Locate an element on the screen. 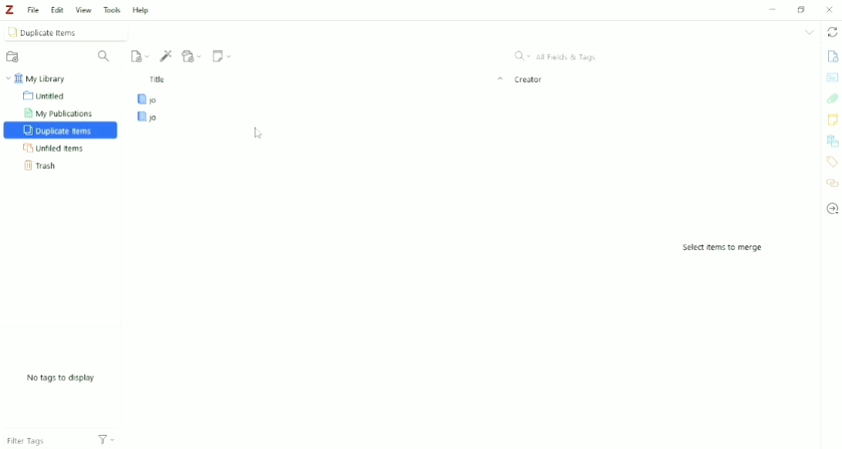 This screenshot has height=449, width=842. jo is located at coordinates (375, 116).